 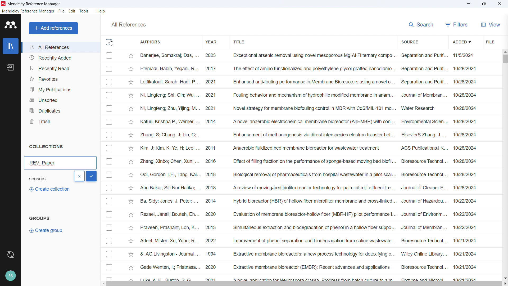 I want to click on Ni, Lingfeng; Shi, Qin; Wu, ... 2021 Fouling behavior and mechanism of hydrophilic modified membrane in anam... Journal of Membran... 10/28/2024, so click(x=309, y=95).